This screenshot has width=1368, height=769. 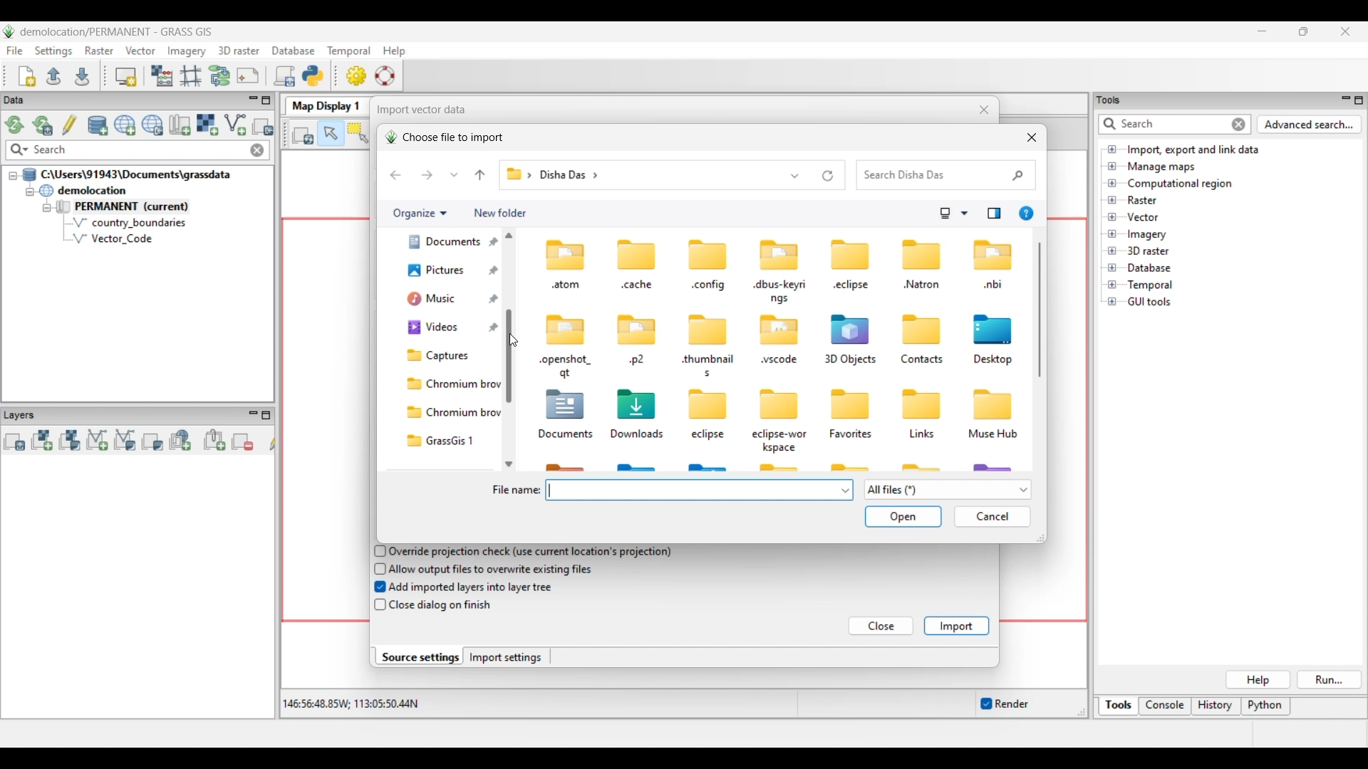 What do you see at coordinates (639, 434) in the screenshot?
I see `Downloads` at bounding box center [639, 434].